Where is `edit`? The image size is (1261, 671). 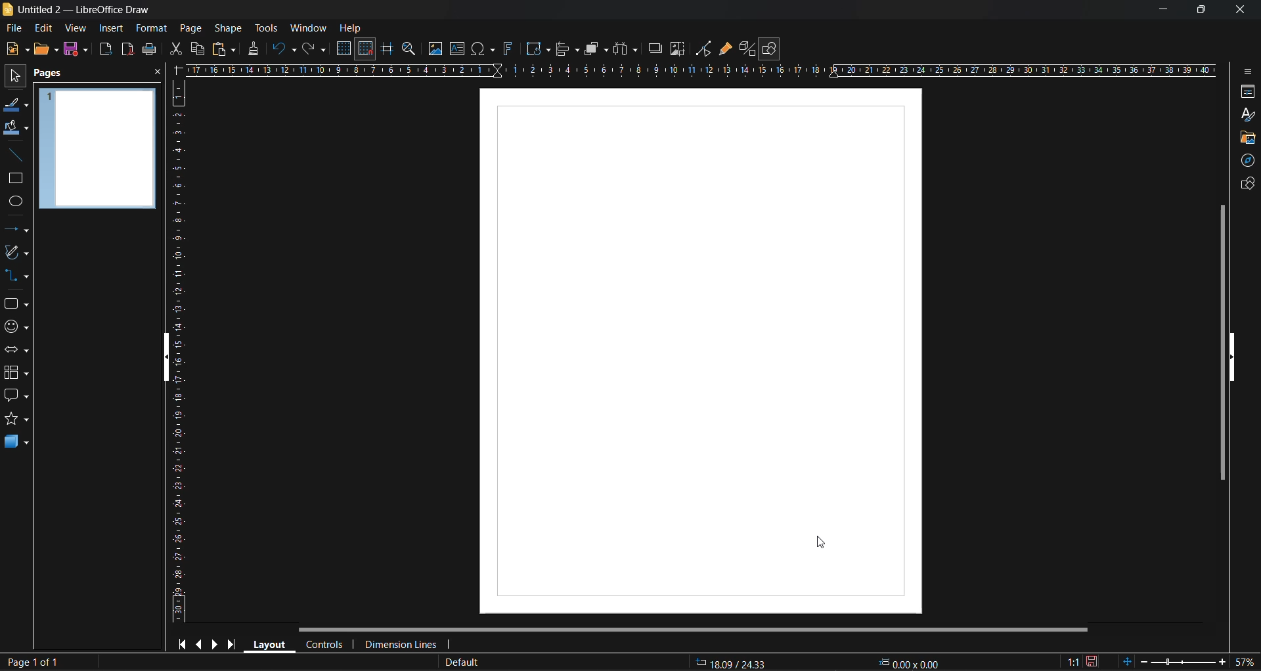 edit is located at coordinates (44, 28).